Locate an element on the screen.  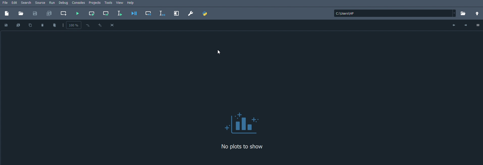
more options is located at coordinates (478, 25).